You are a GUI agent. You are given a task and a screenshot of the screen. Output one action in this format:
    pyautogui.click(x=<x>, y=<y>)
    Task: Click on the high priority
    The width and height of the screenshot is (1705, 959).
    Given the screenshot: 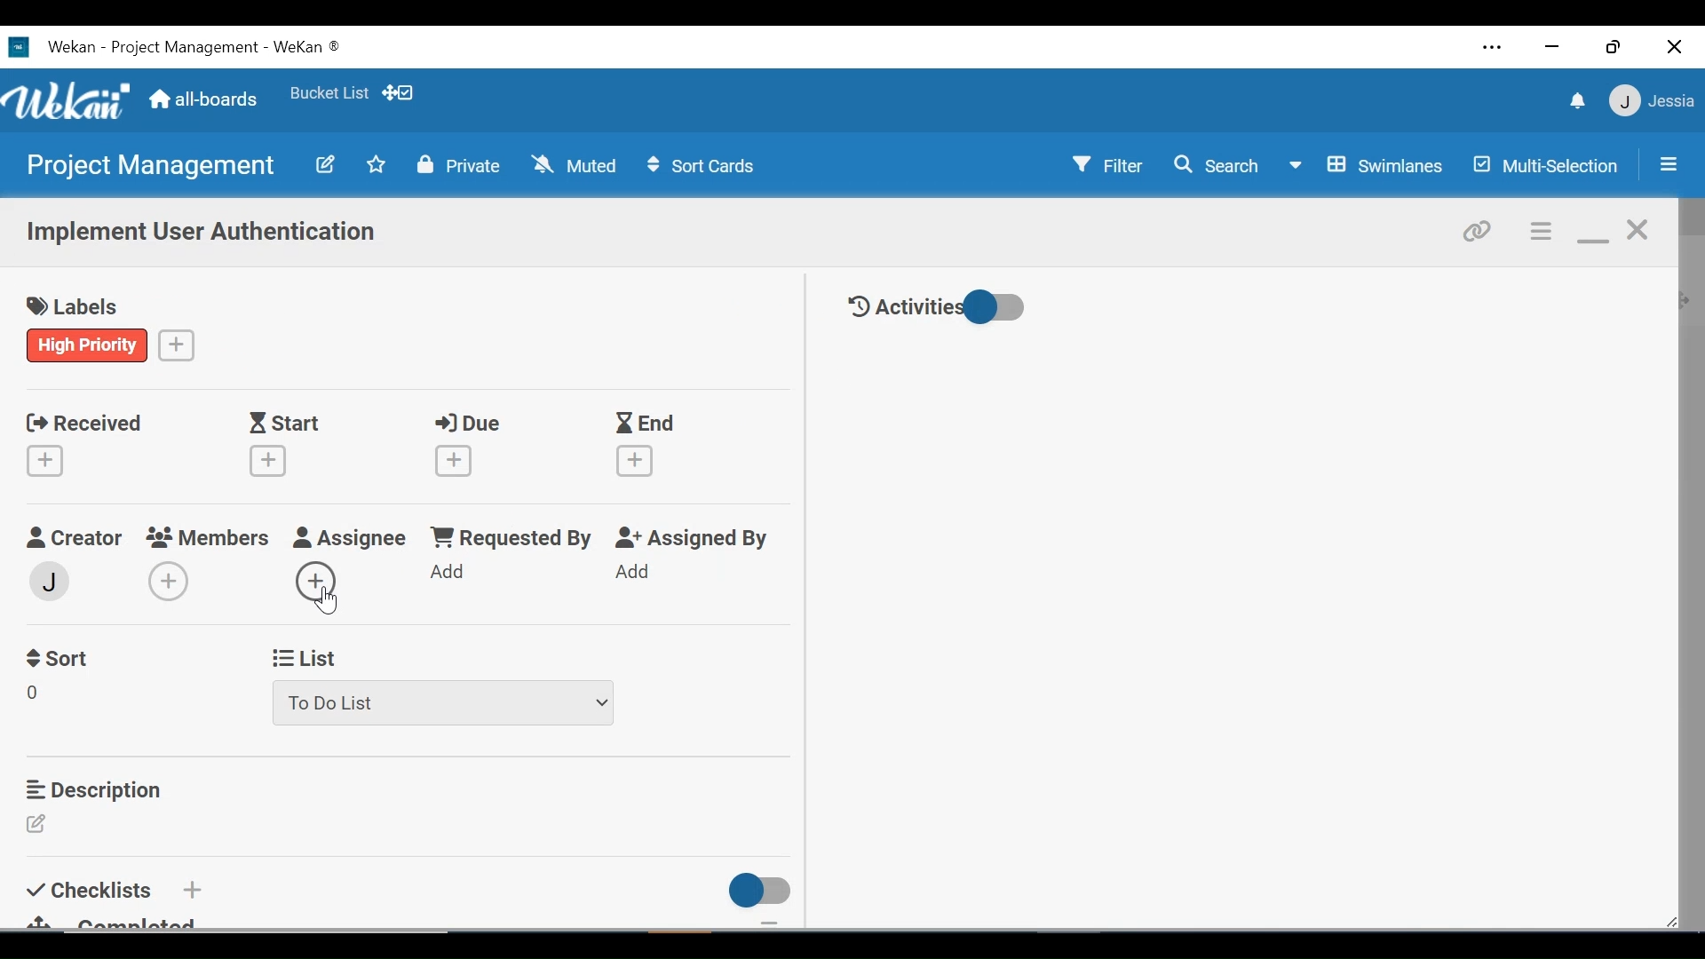 What is the action you would take?
    pyautogui.click(x=88, y=345)
    